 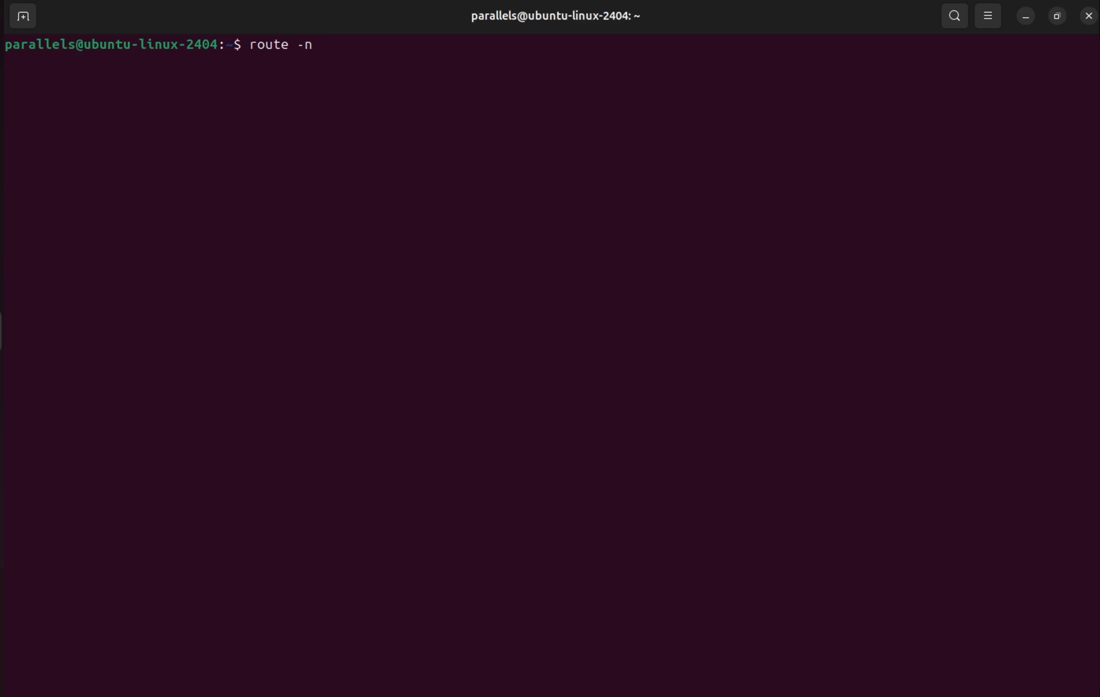 I want to click on add terminal window, so click(x=20, y=17).